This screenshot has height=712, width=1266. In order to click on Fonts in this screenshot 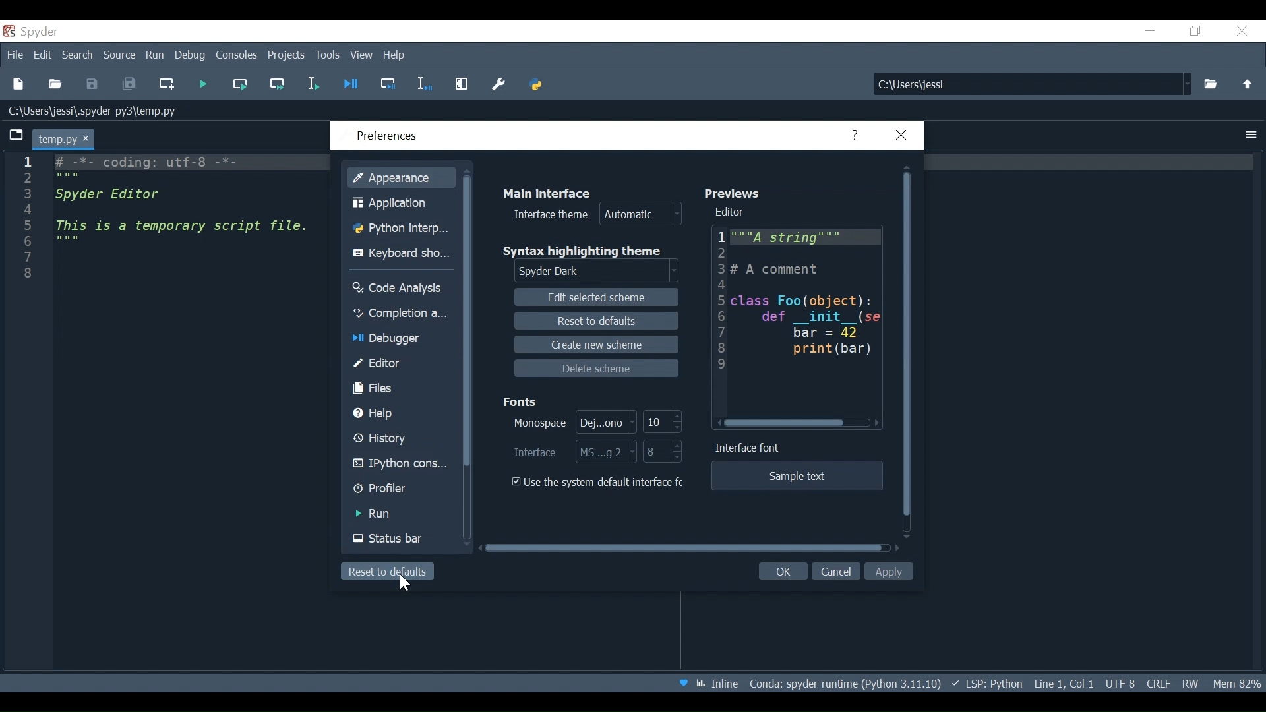, I will do `click(523, 399)`.